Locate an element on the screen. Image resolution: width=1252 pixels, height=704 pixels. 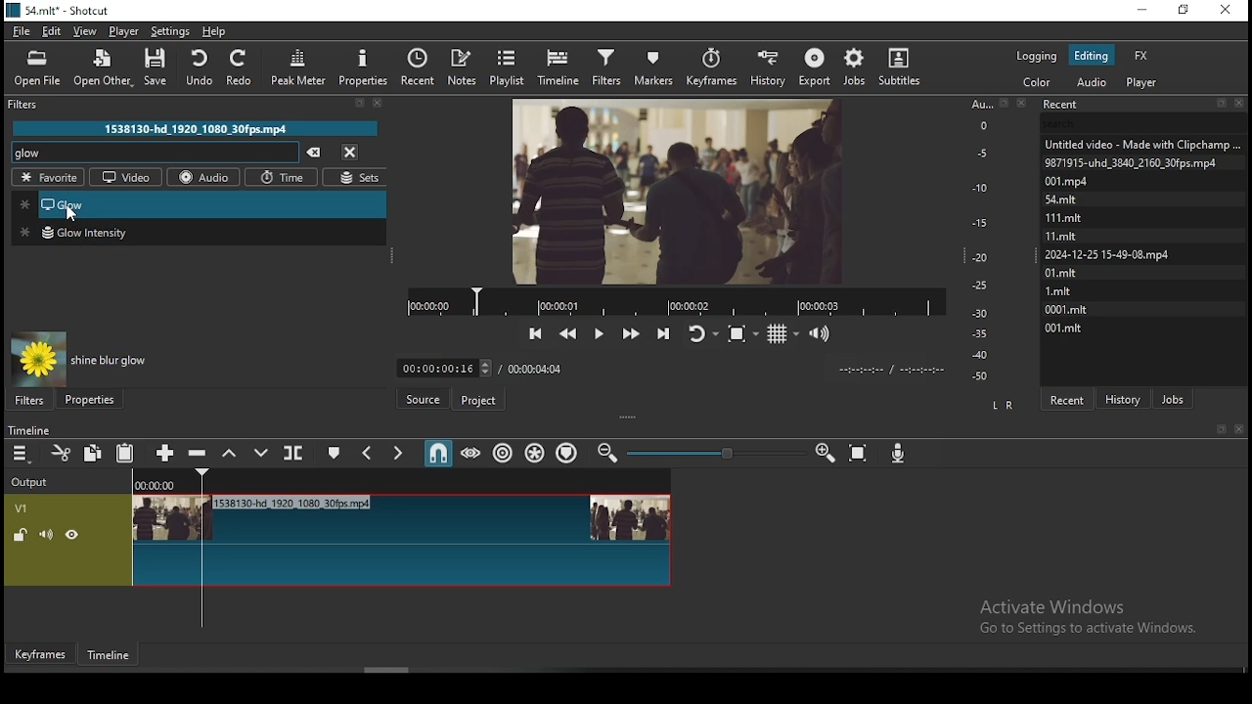
playlist is located at coordinates (512, 66).